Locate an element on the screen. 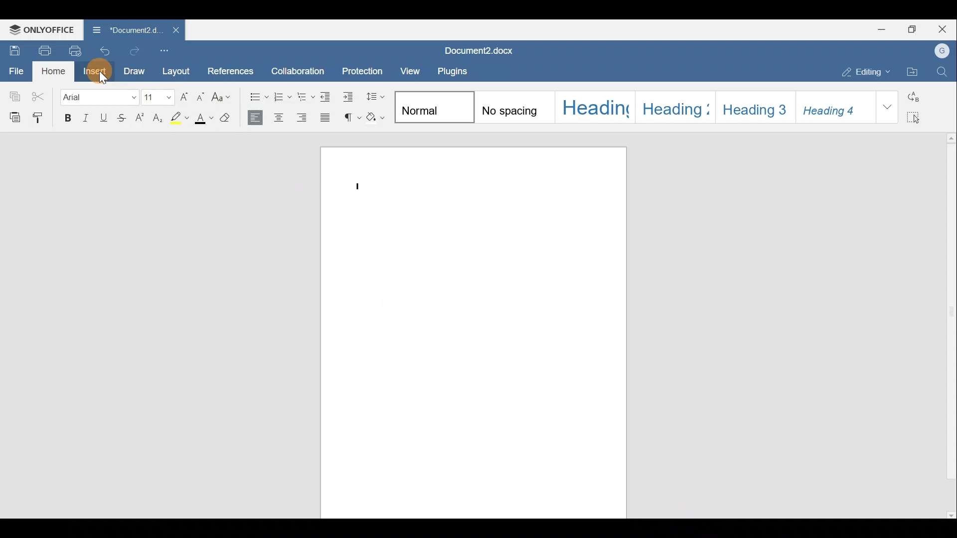 Image resolution: width=957 pixels, height=538 pixels. Paste is located at coordinates (12, 117).